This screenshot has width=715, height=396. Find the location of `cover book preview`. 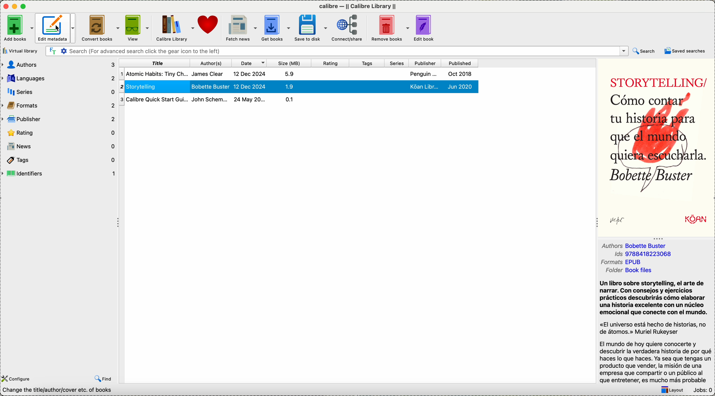

cover book preview is located at coordinates (656, 147).